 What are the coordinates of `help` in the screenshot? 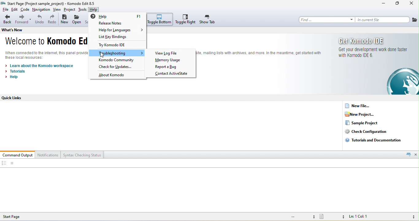 It's located at (13, 77).